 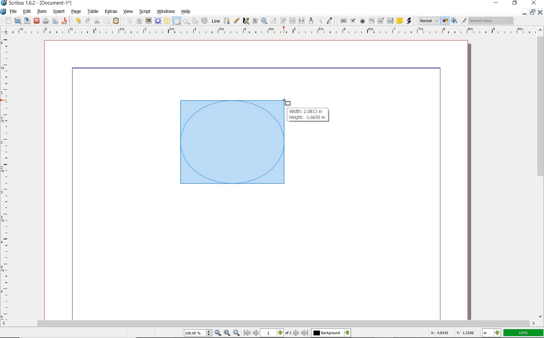 I want to click on POLYGON, so click(x=186, y=21).